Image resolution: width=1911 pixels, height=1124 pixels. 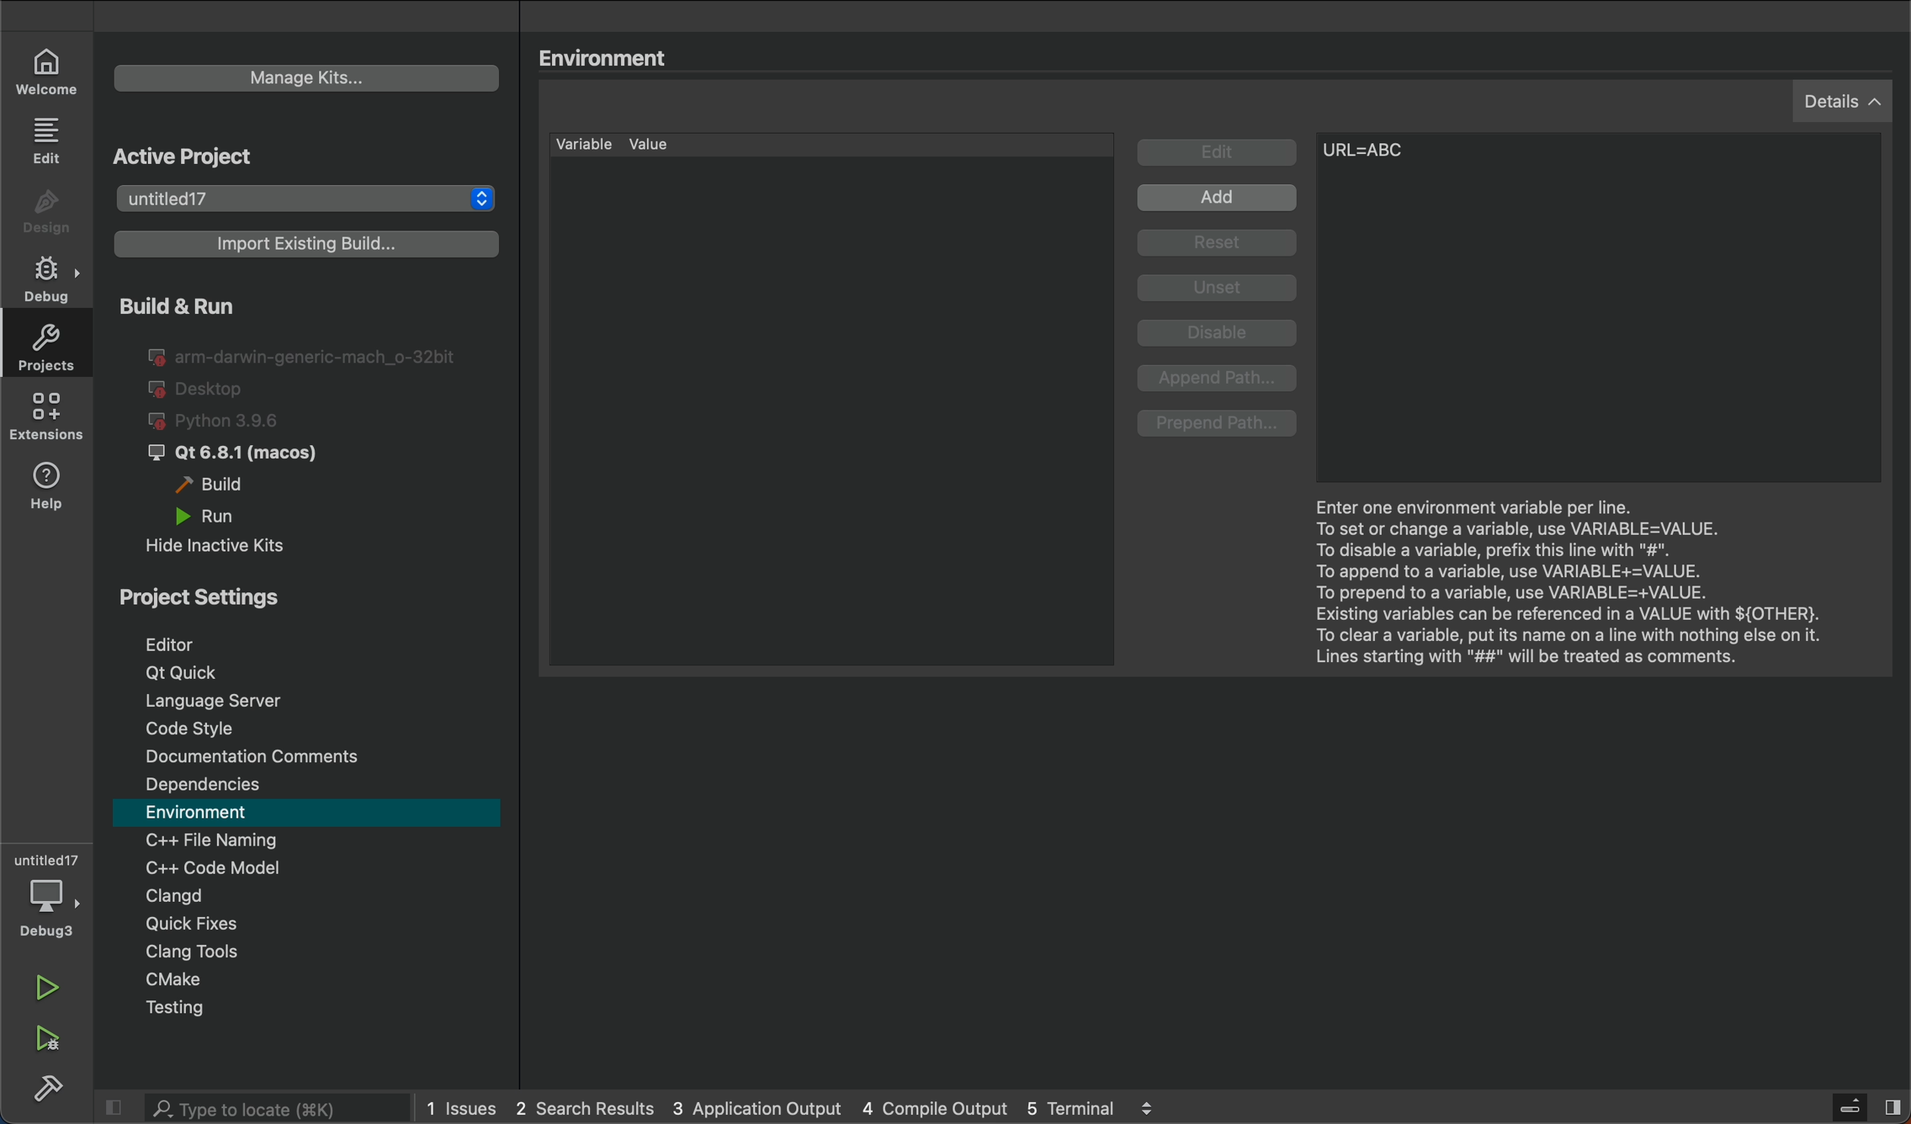 I want to click on build, so click(x=45, y=1090).